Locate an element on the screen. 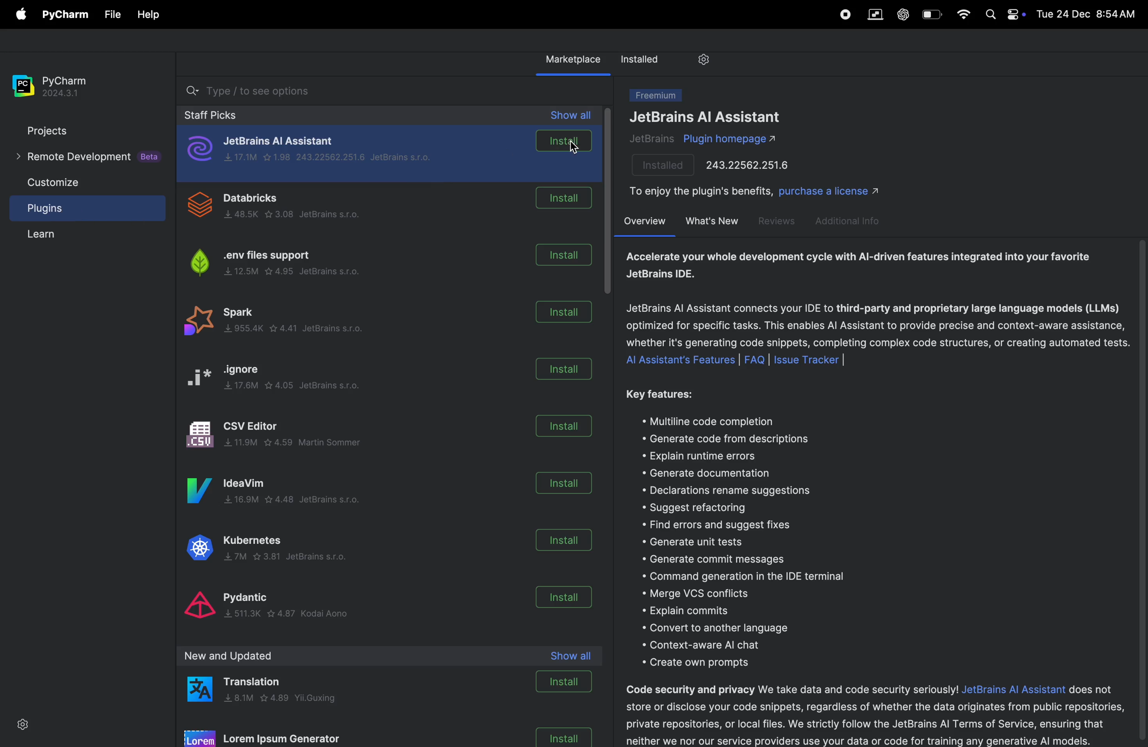 The width and height of the screenshot is (1148, 747). installed is located at coordinates (644, 59).